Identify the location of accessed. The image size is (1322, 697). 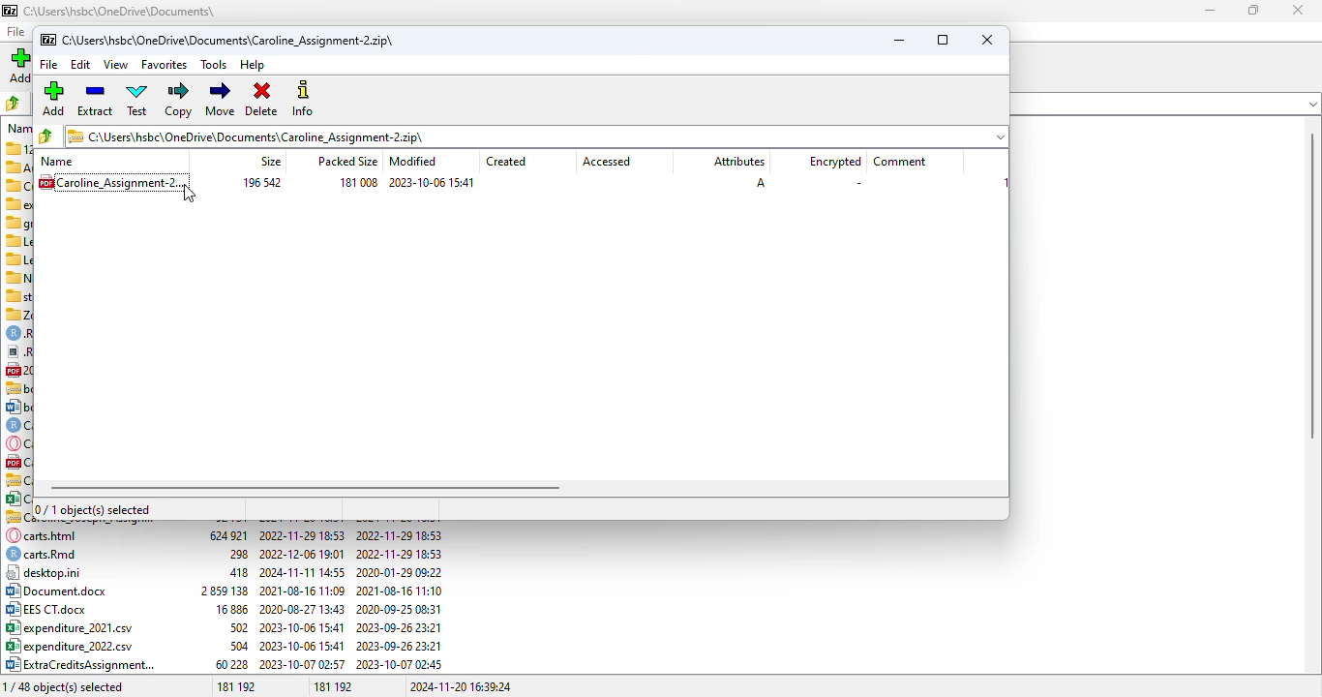
(609, 162).